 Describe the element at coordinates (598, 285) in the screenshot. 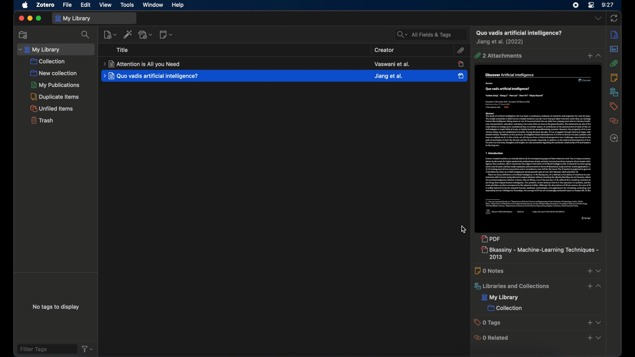

I see `dropdown menu opened` at that location.